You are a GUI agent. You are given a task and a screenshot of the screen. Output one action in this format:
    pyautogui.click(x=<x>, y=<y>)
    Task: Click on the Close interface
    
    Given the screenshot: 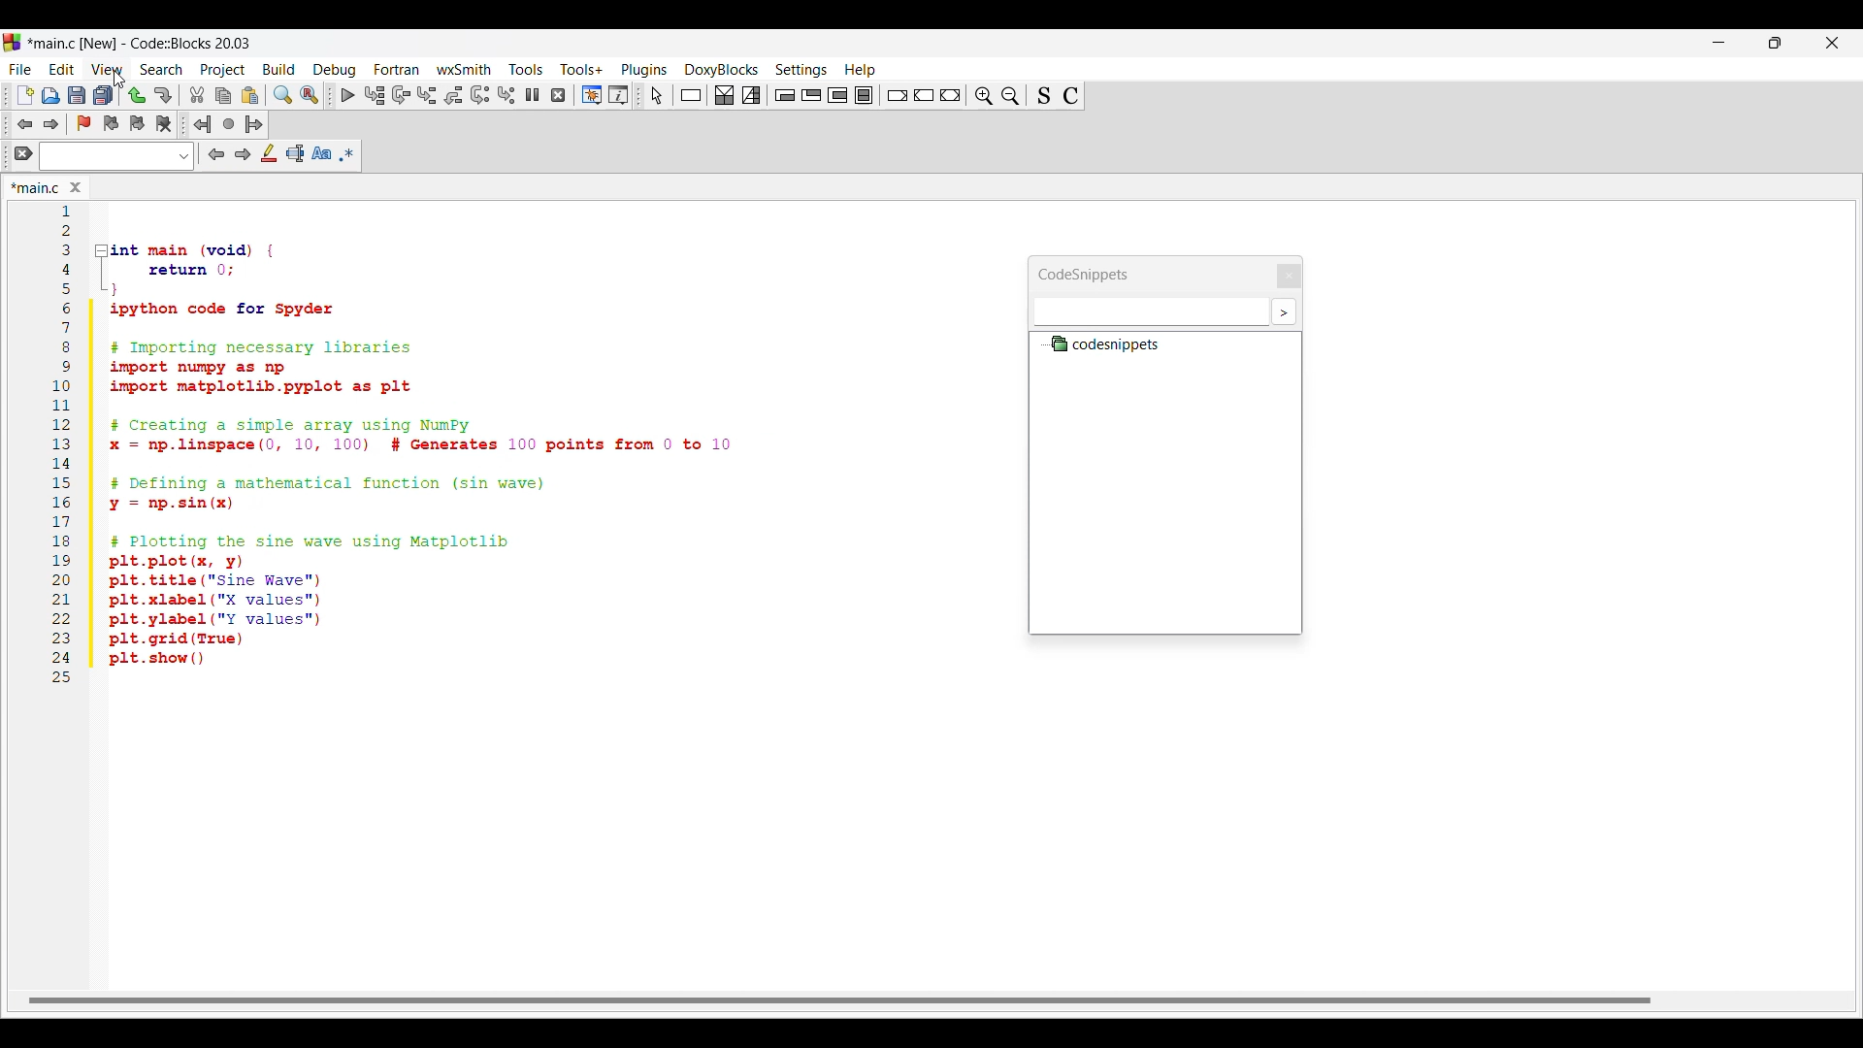 What is the action you would take?
    pyautogui.click(x=1833, y=43)
    